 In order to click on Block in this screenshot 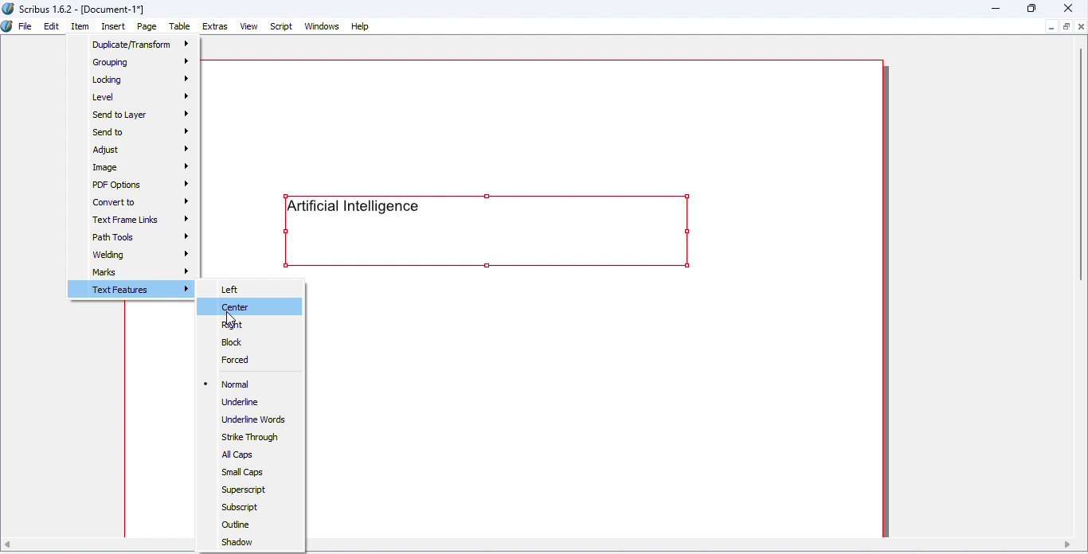, I will do `click(236, 342)`.